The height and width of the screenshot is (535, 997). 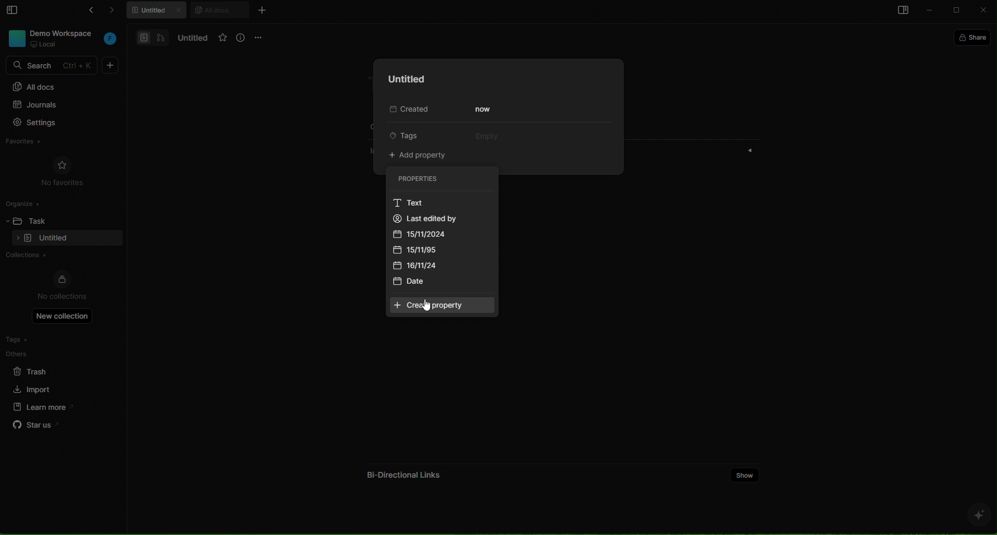 I want to click on collections, so click(x=58, y=256).